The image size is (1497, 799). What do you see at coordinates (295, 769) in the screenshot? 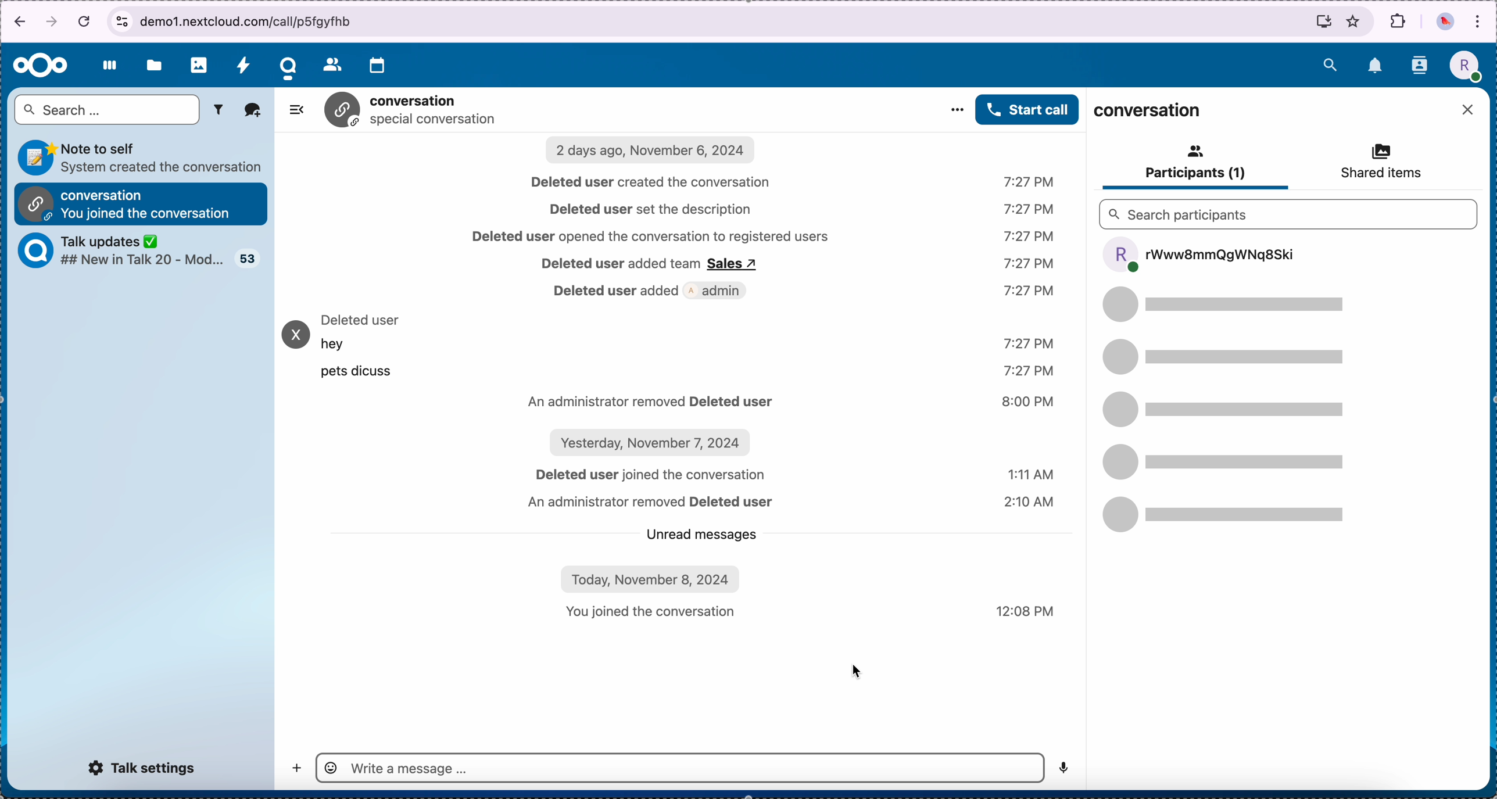
I see `add` at bounding box center [295, 769].